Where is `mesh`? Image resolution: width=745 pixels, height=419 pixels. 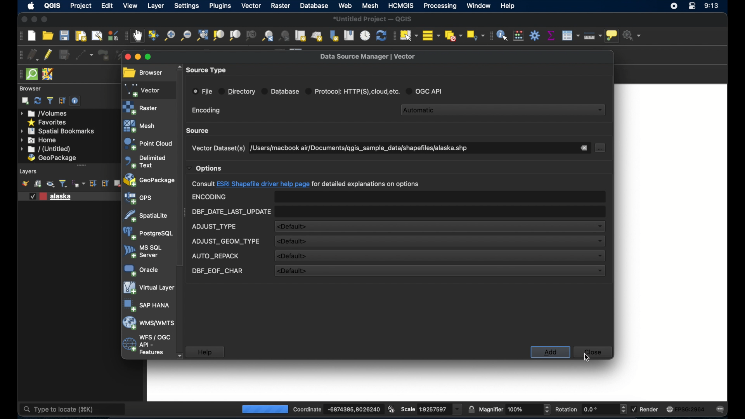
mesh is located at coordinates (371, 5).